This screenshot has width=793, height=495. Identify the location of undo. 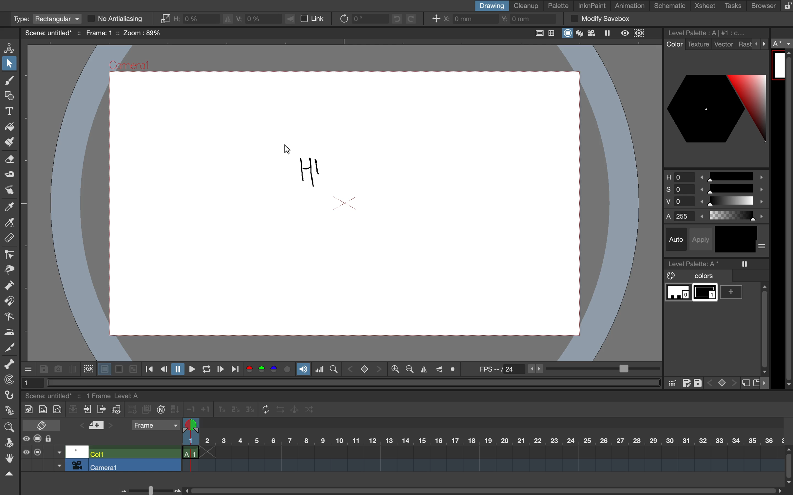
(395, 19).